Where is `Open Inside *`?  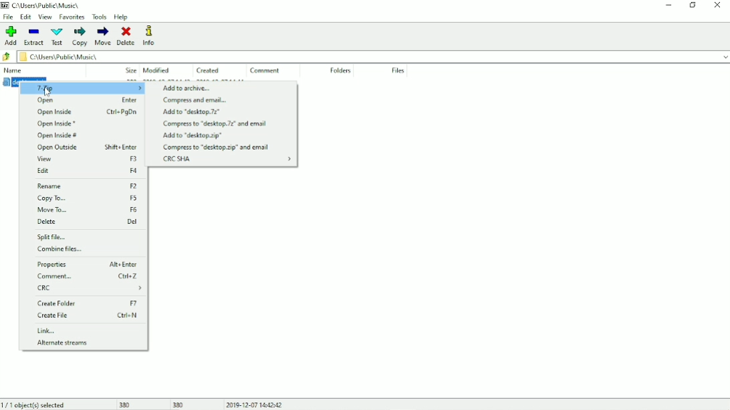
Open Inside * is located at coordinates (58, 125).